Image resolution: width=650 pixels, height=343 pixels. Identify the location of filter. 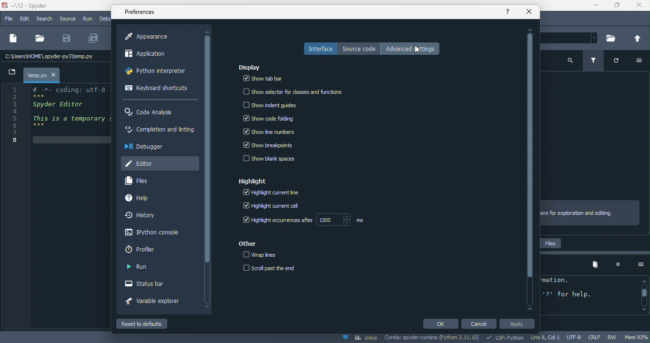
(595, 61).